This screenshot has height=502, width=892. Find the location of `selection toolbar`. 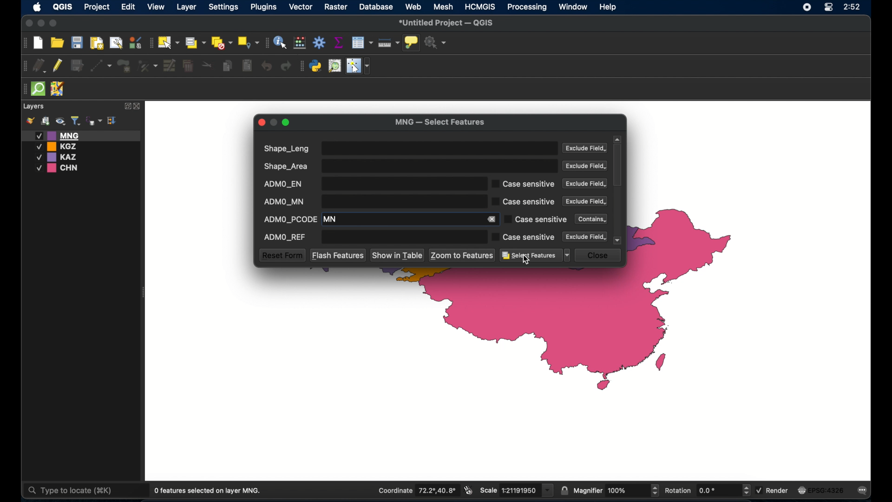

selection toolbar is located at coordinates (150, 42).